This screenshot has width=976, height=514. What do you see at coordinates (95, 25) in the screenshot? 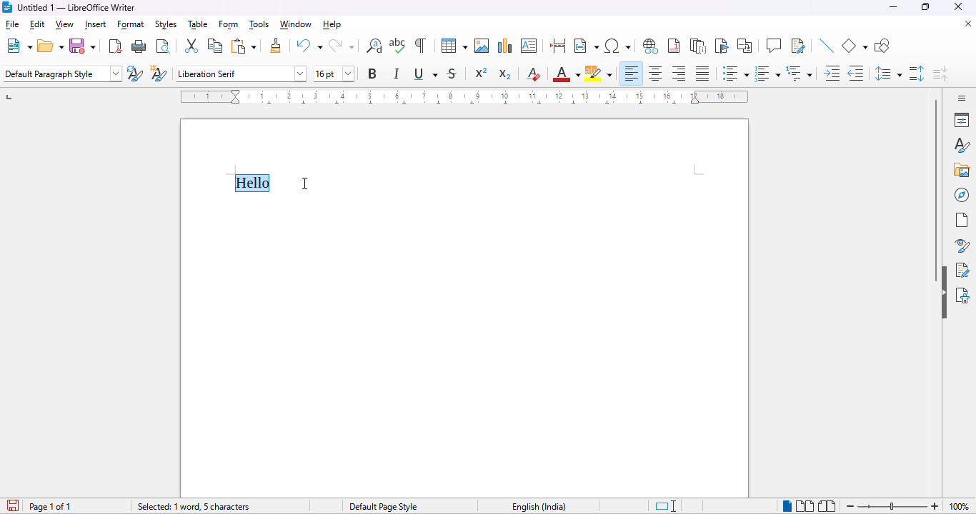
I see `insert` at bounding box center [95, 25].